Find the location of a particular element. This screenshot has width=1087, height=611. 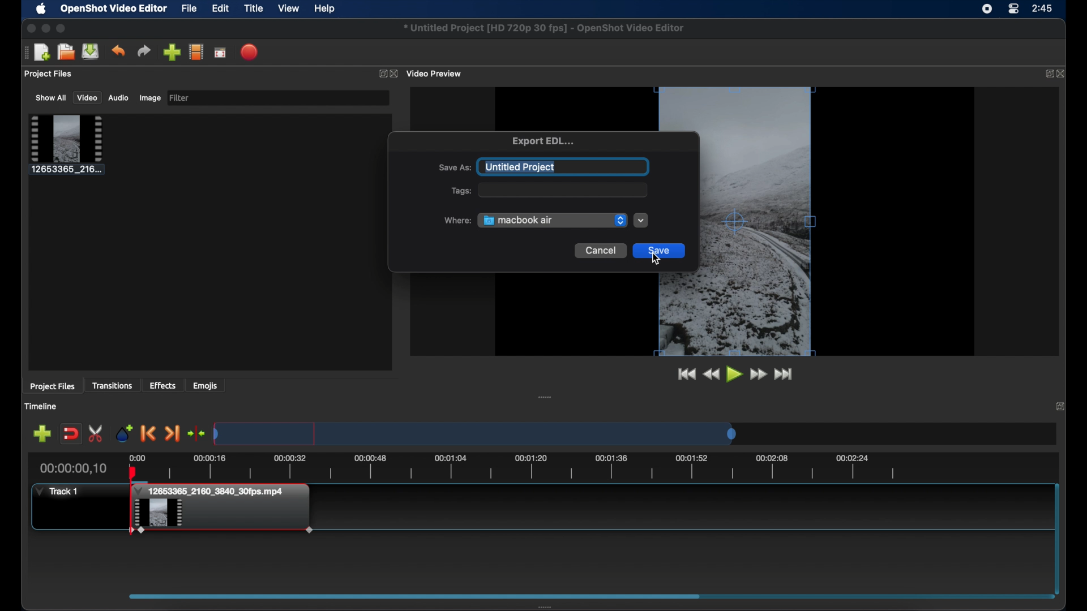

save project is located at coordinates (91, 51).